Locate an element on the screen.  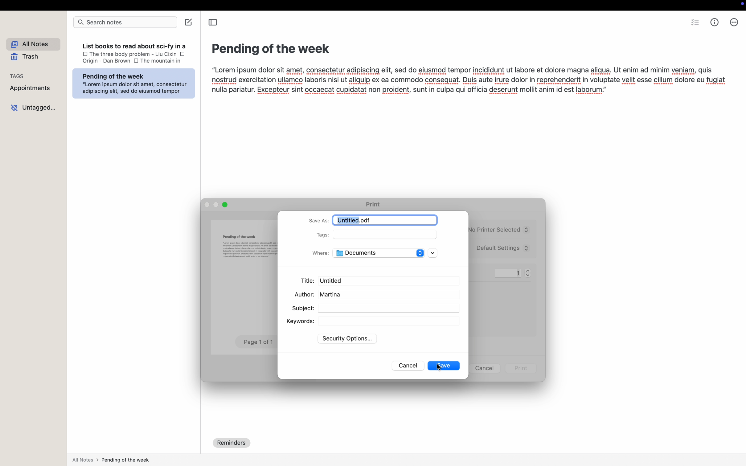
print is located at coordinates (373, 204).